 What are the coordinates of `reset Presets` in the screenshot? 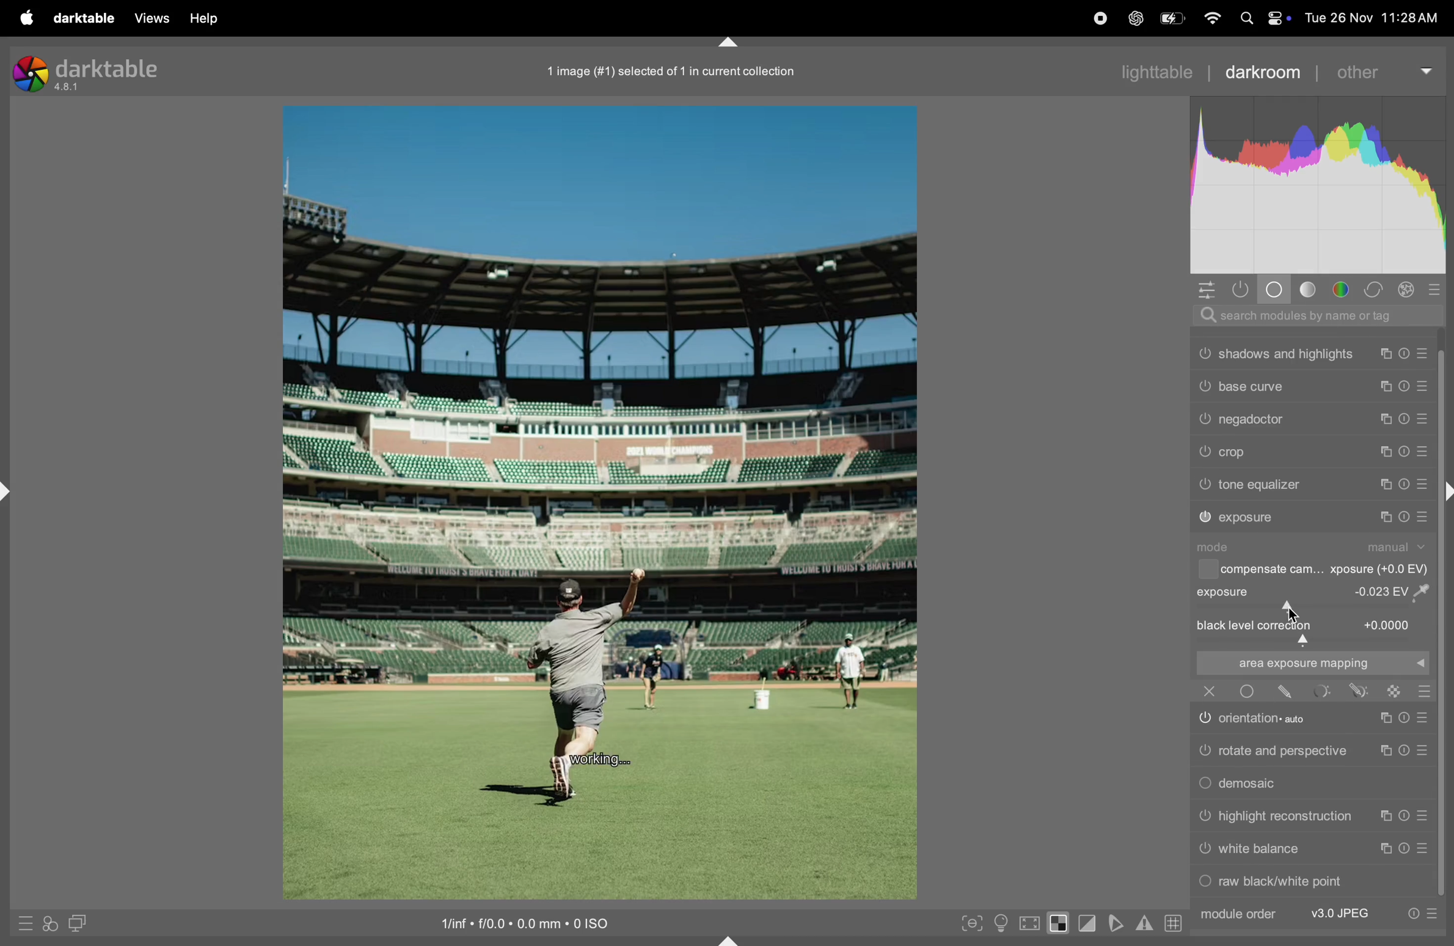 It's located at (1412, 914).